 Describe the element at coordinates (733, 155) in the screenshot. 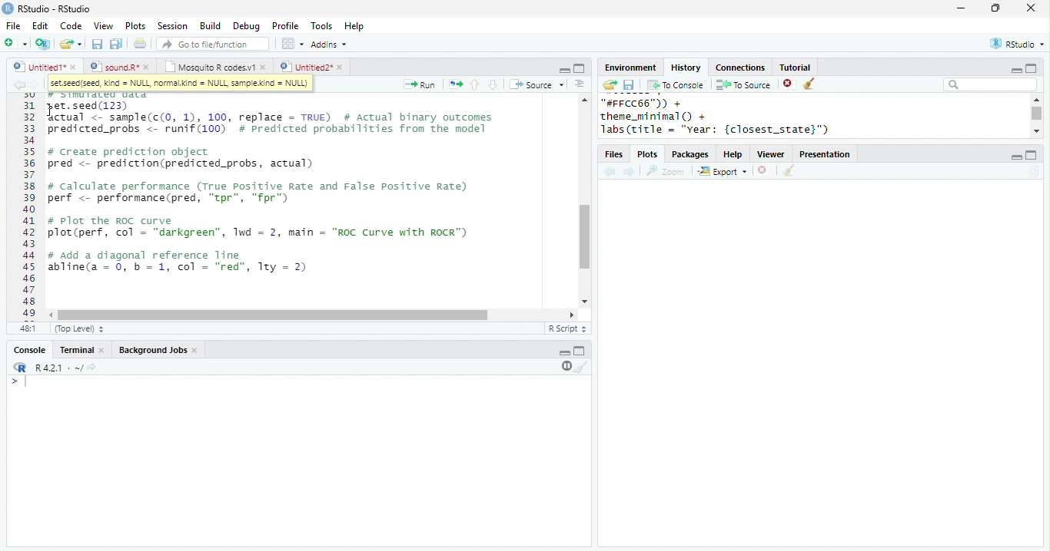

I see `help` at that location.